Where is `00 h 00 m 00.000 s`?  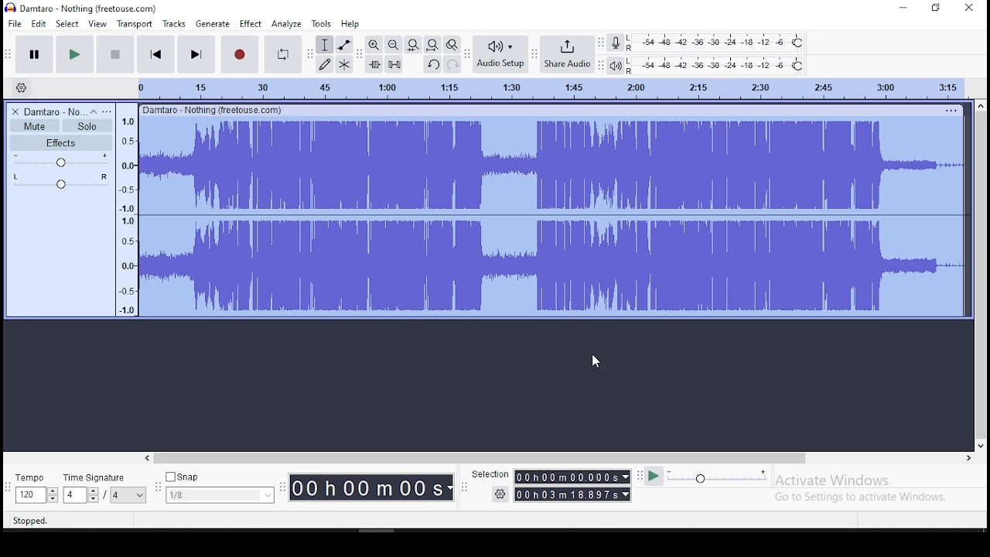 00 h 00 m 00.000 s is located at coordinates (573, 494).